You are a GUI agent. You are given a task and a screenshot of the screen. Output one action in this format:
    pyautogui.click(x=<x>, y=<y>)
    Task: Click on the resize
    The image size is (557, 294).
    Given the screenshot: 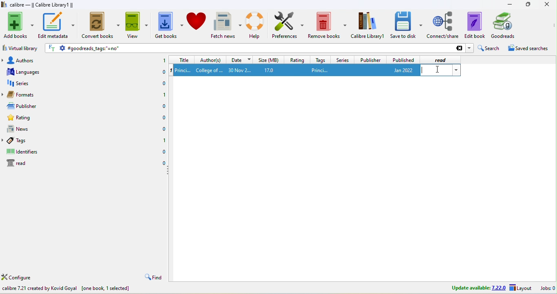 What is the action you would take?
    pyautogui.click(x=528, y=4)
    